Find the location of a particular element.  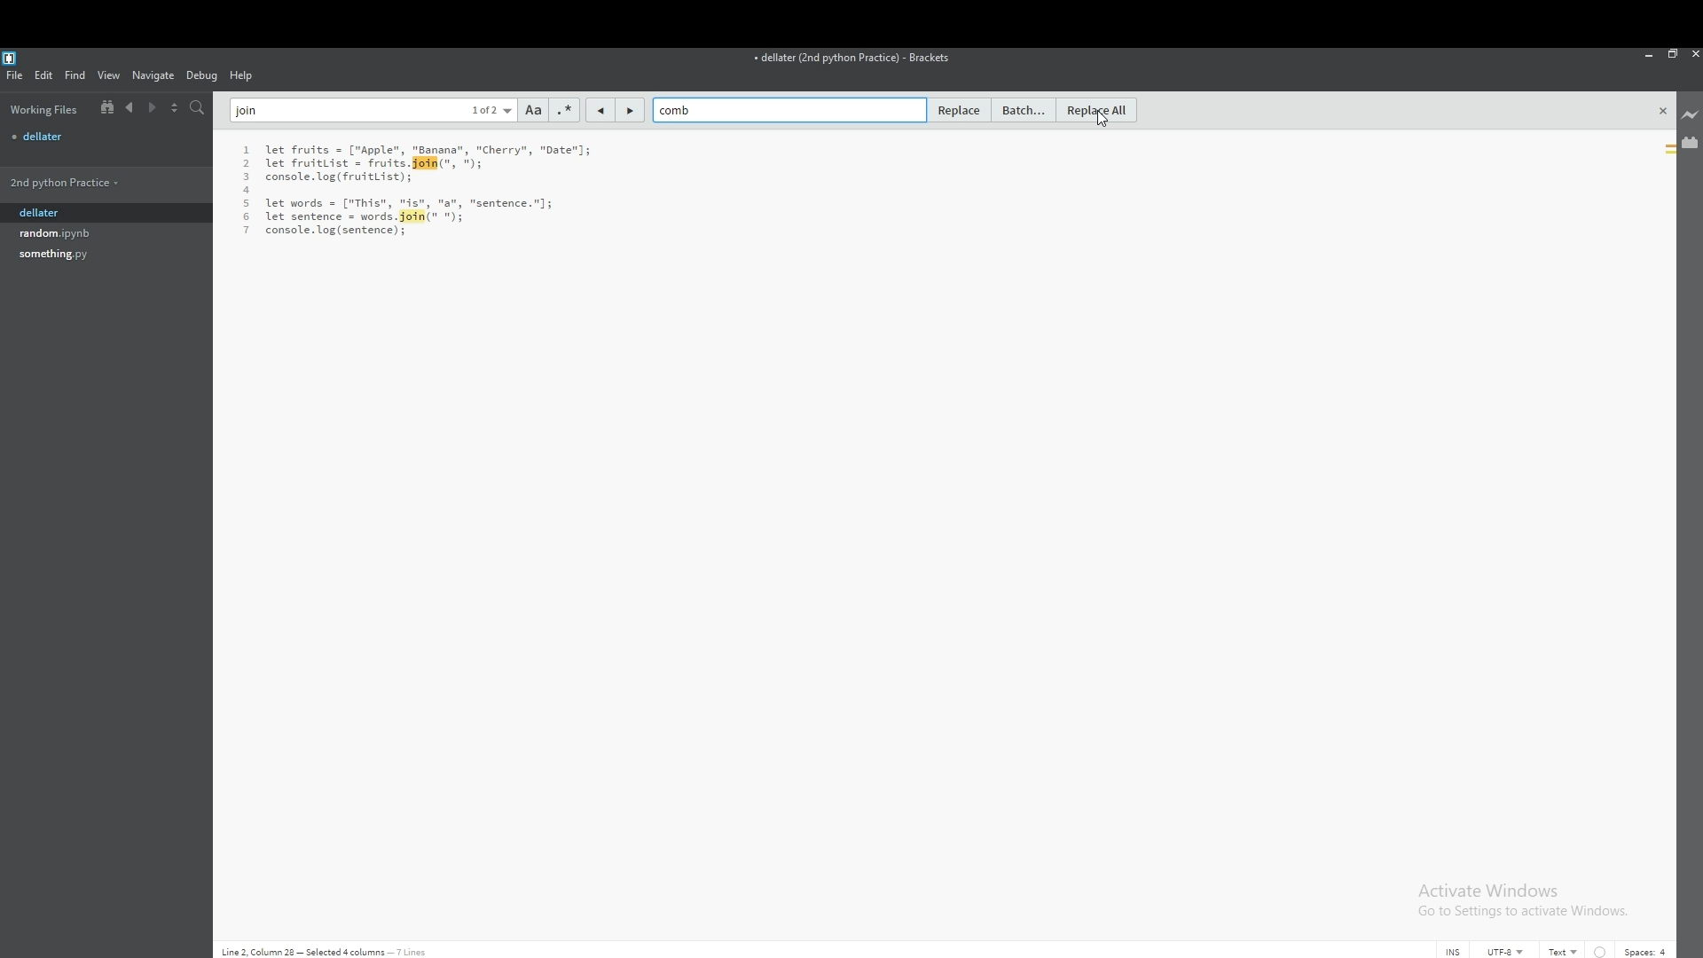

close is located at coordinates (1662, 111).